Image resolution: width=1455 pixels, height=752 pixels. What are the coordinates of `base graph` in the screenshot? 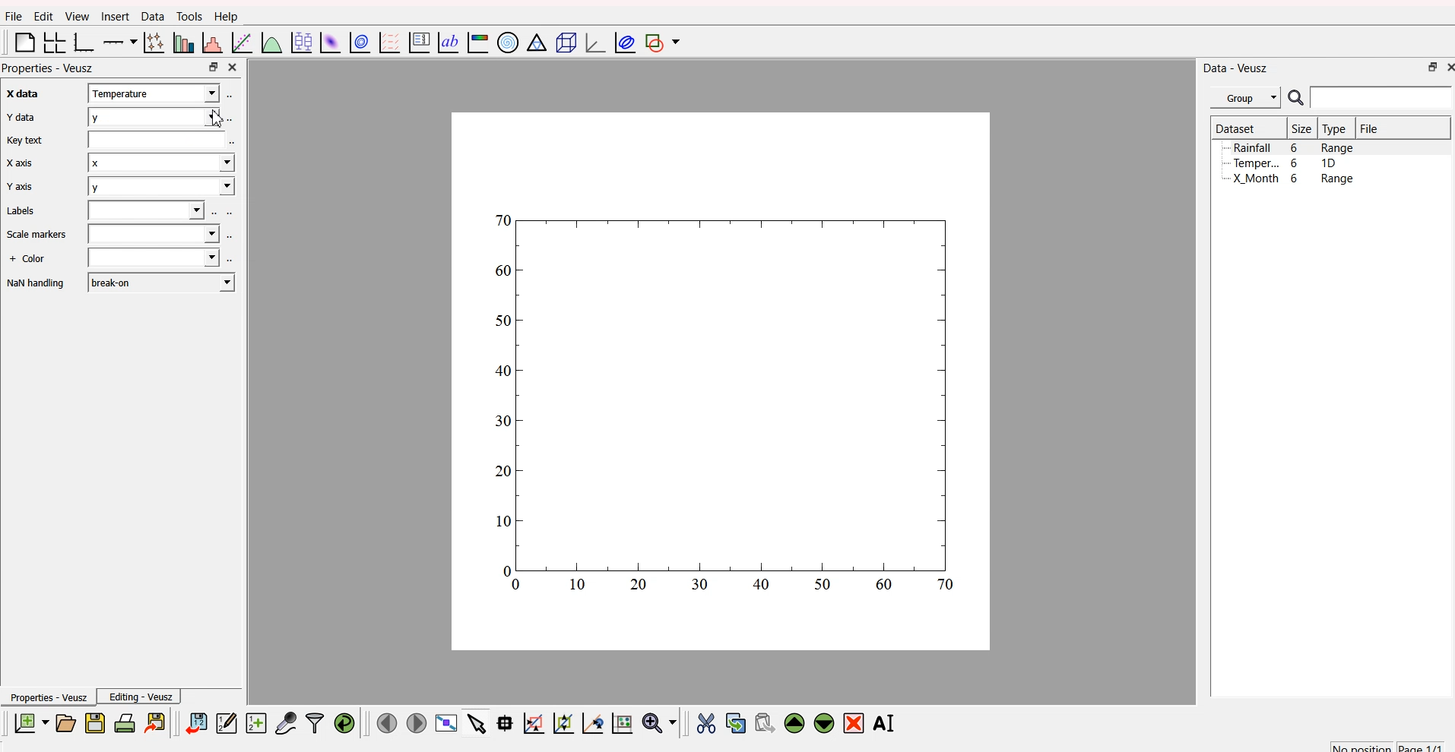 It's located at (84, 42).